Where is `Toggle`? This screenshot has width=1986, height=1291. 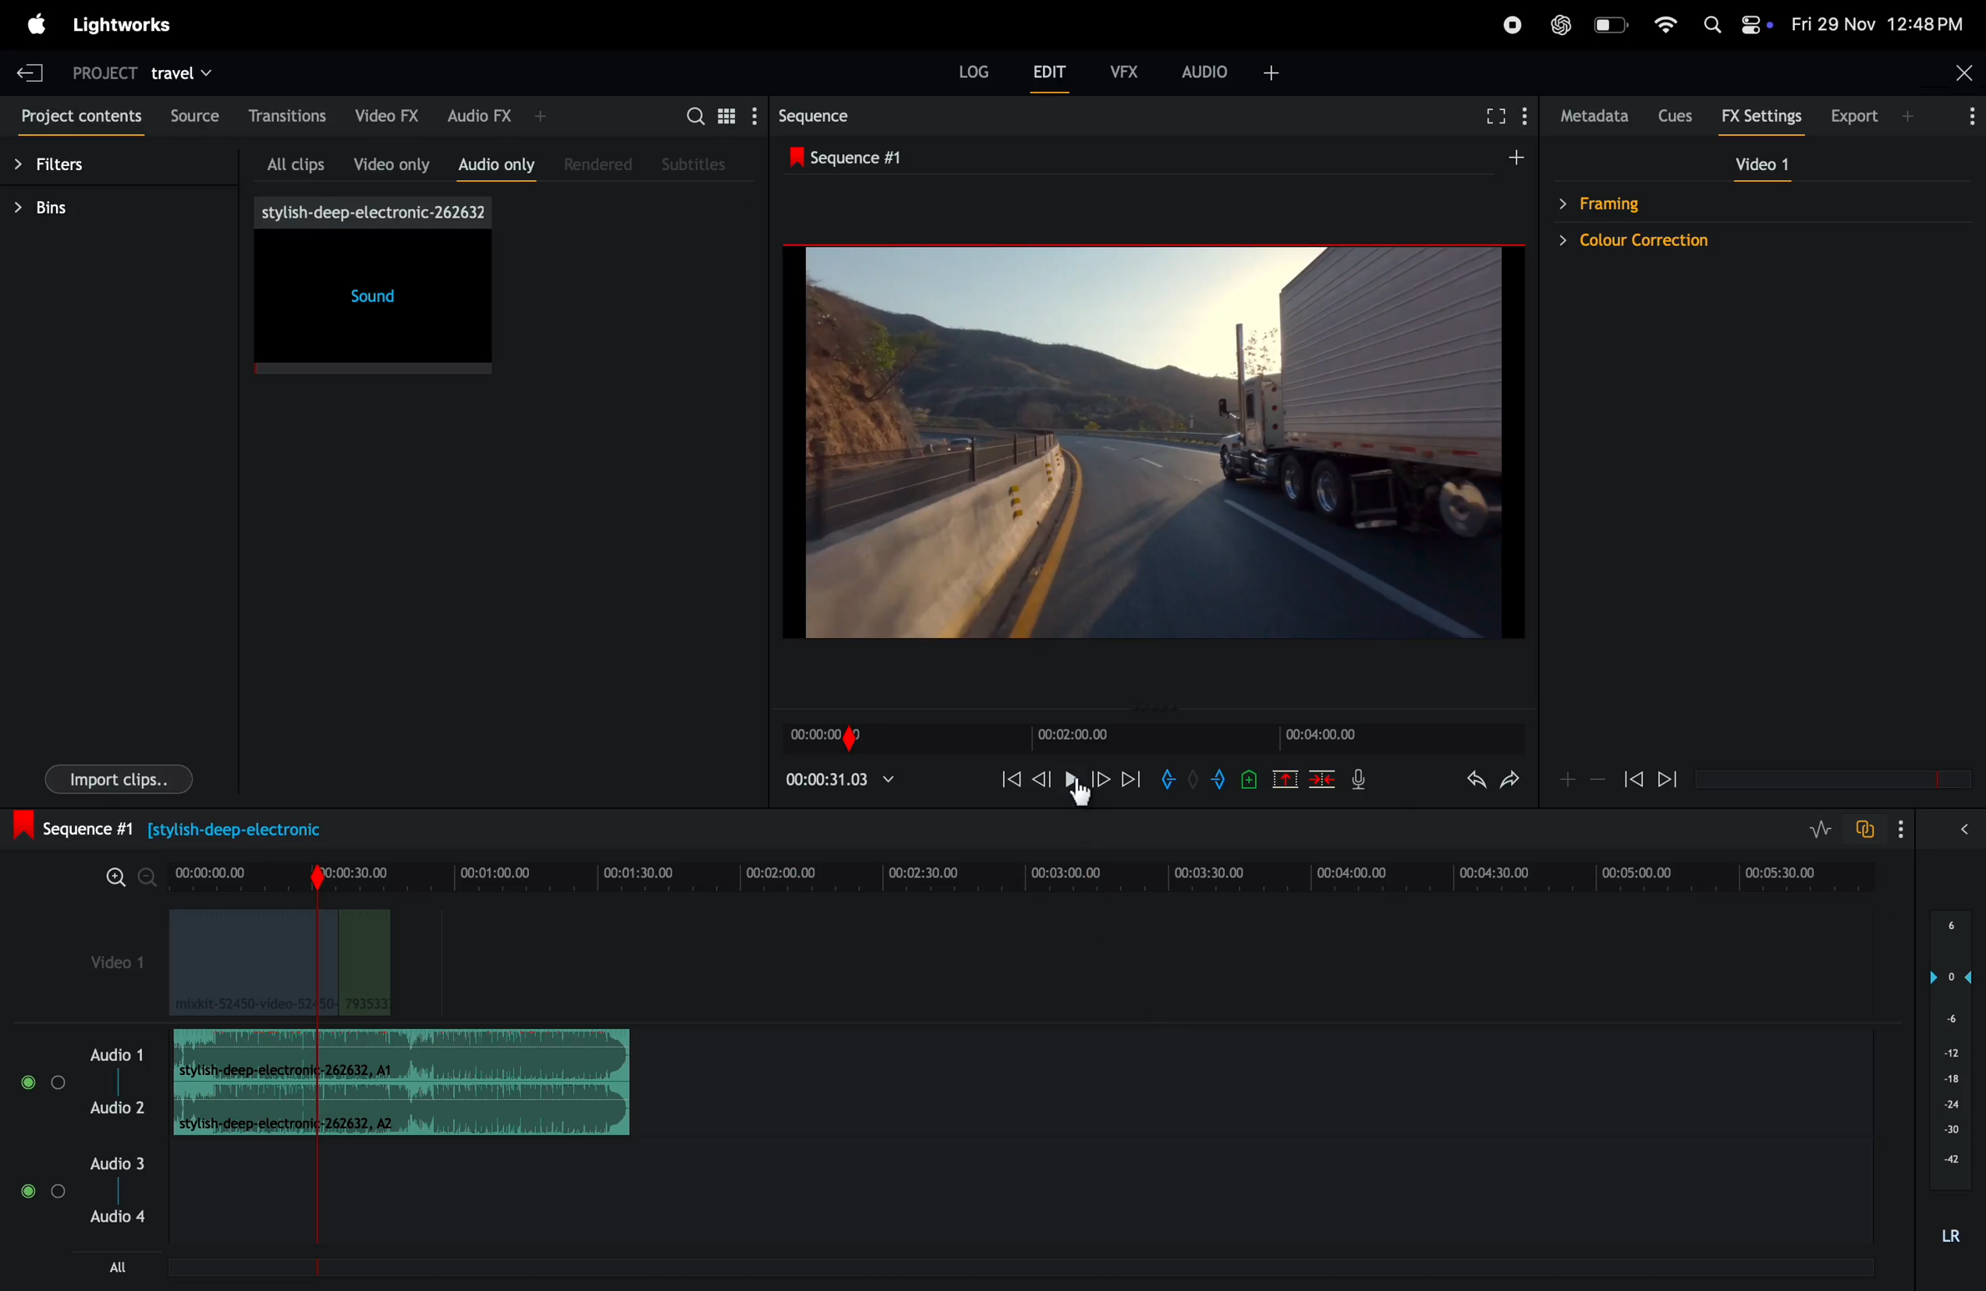 Toggle is located at coordinates (58, 1082).